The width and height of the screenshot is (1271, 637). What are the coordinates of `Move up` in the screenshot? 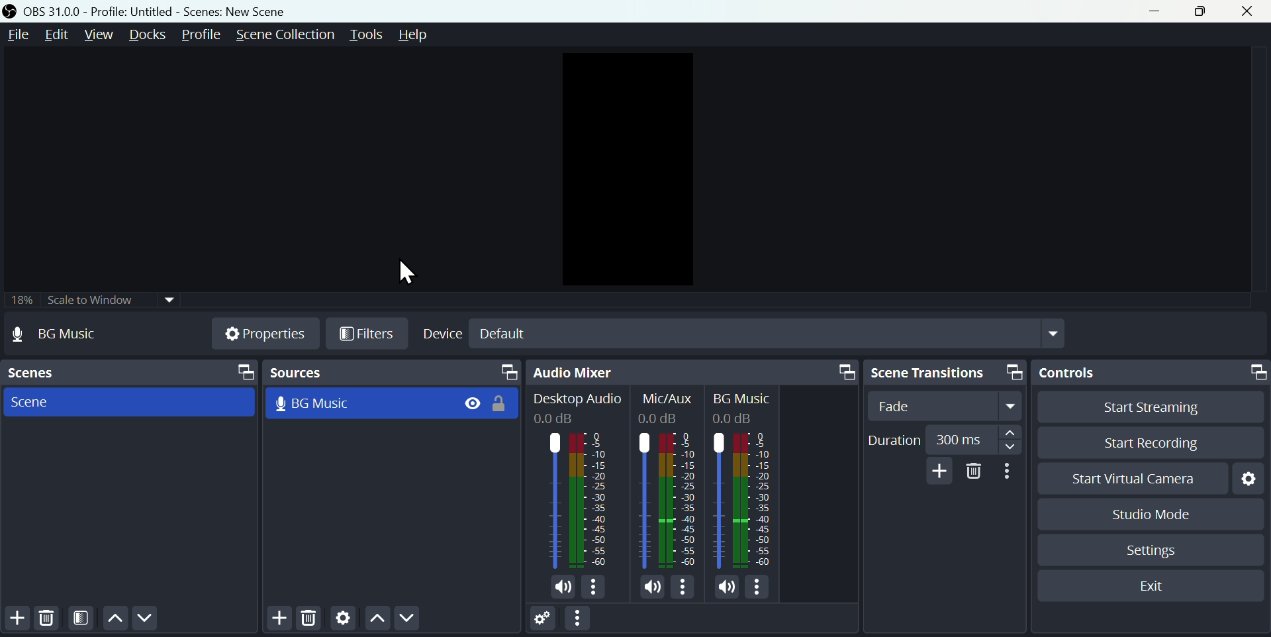 It's located at (376, 619).